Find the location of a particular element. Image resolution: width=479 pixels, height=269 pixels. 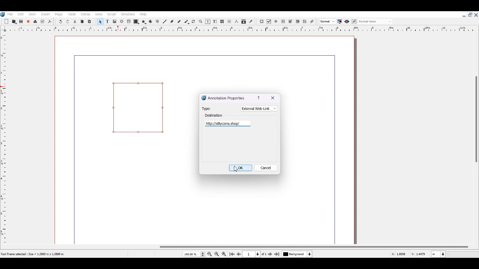

Table is located at coordinates (129, 22).